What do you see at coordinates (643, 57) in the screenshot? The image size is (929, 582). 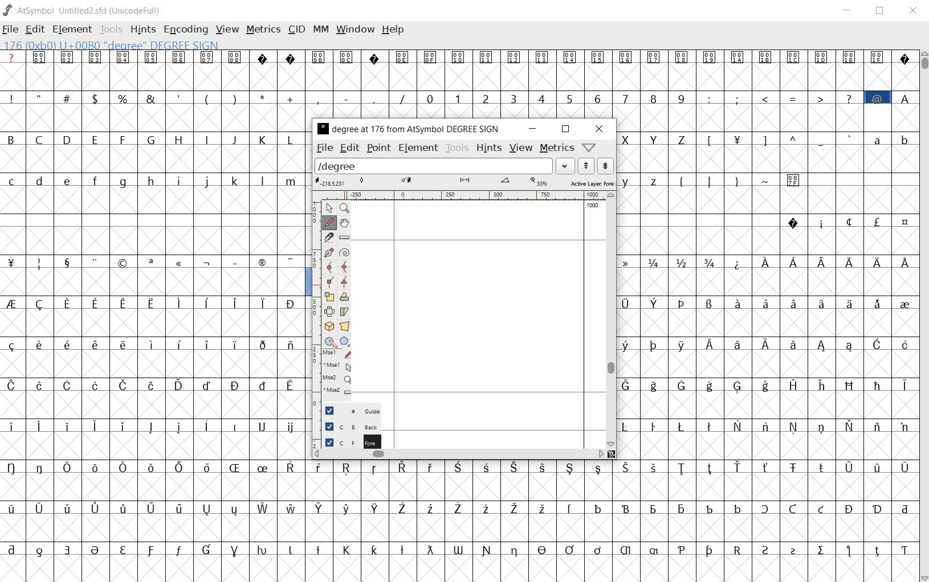 I see `unicode code points` at bounding box center [643, 57].